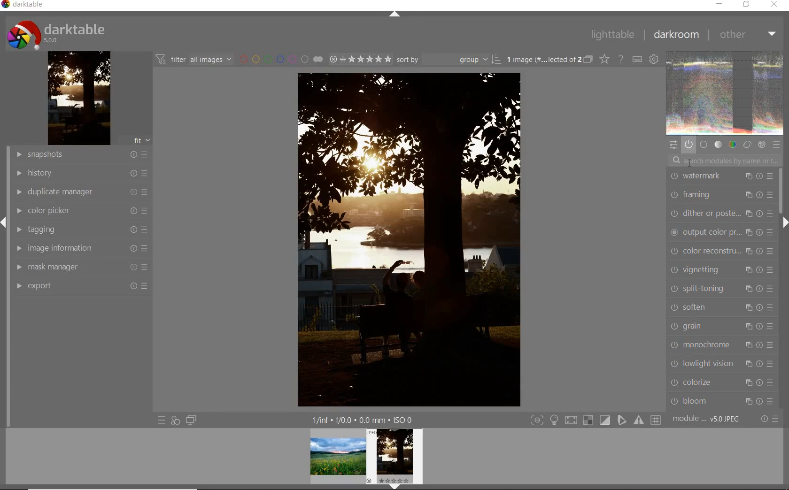 The height and width of the screenshot is (490, 789). What do you see at coordinates (366, 459) in the screenshot?
I see `Image preview` at bounding box center [366, 459].